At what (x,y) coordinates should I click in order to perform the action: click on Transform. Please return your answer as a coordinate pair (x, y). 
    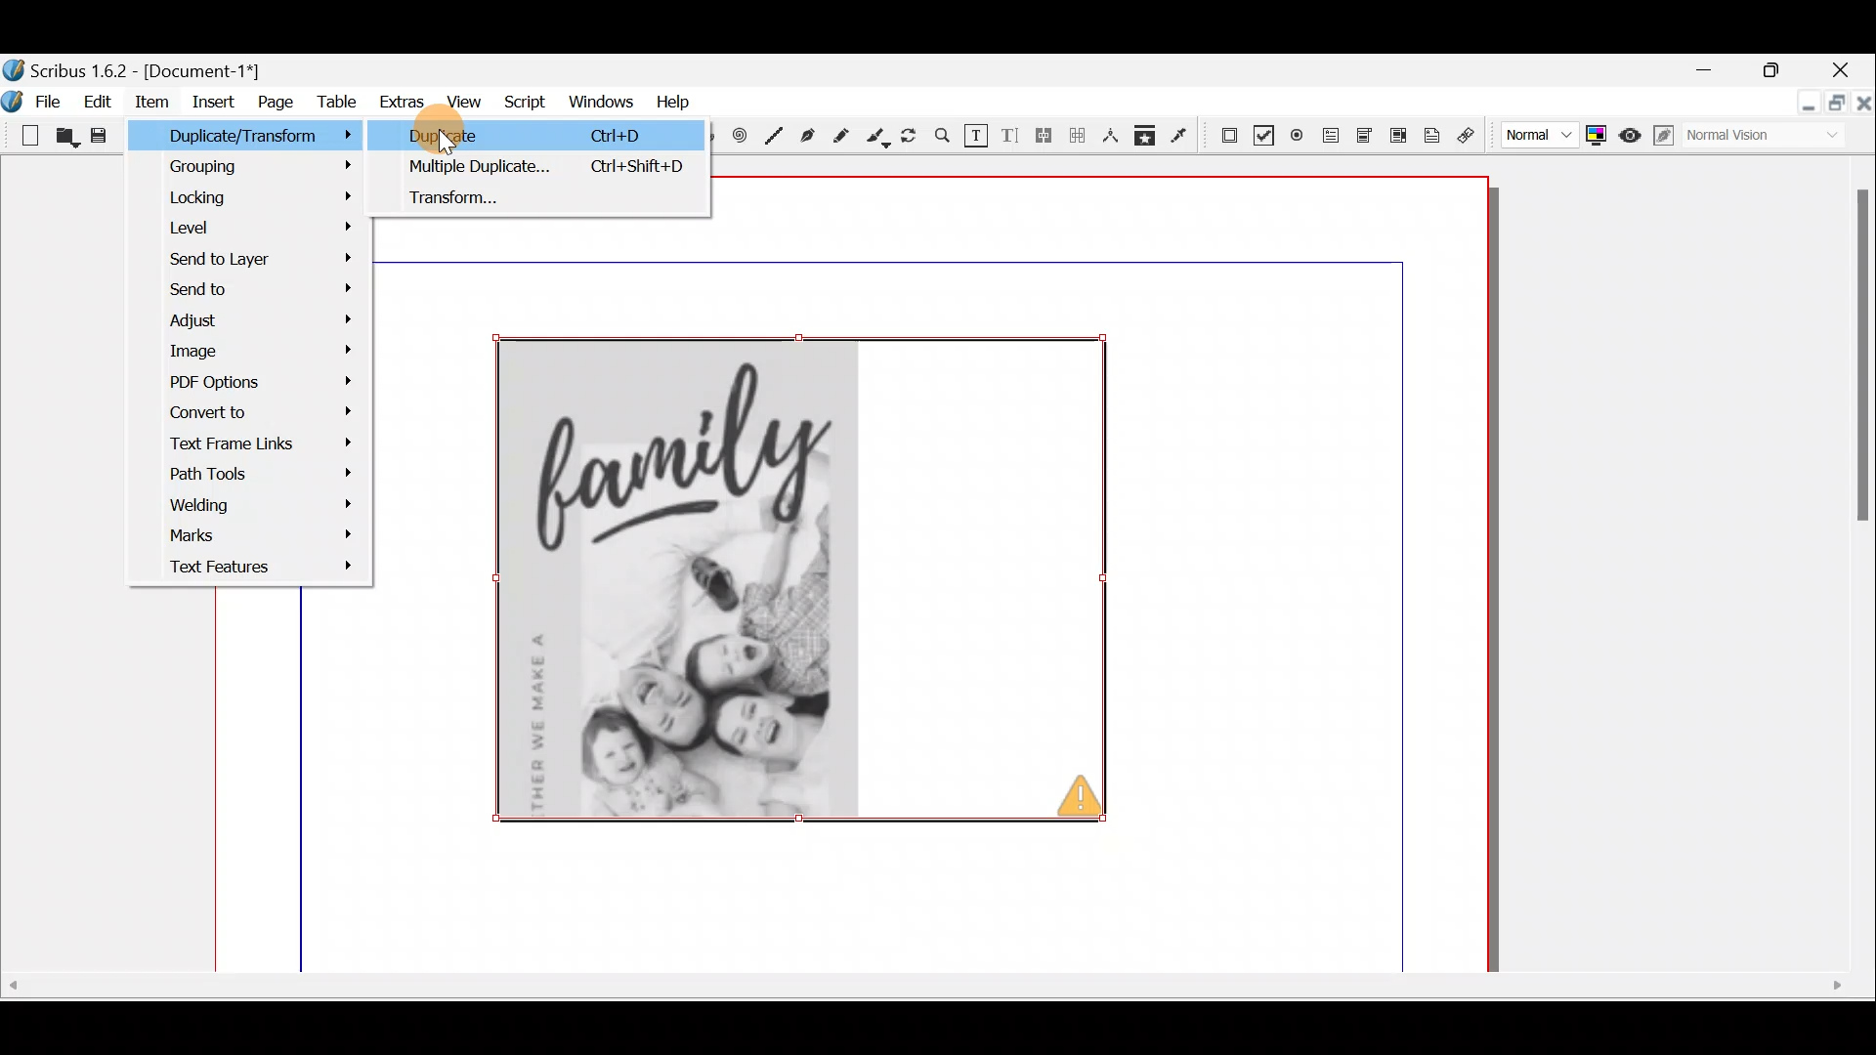
    Looking at the image, I should click on (552, 201).